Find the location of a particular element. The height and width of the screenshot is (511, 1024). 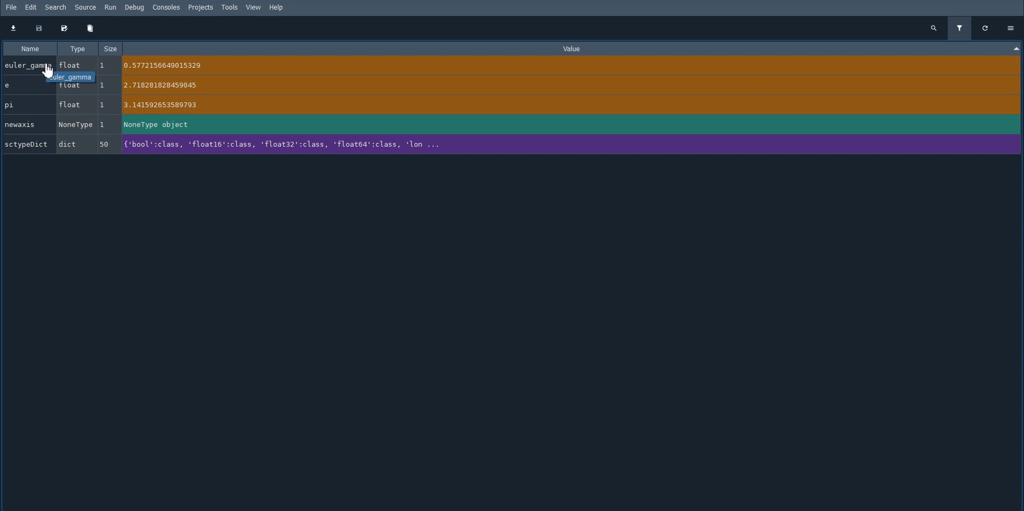

View is located at coordinates (254, 7).